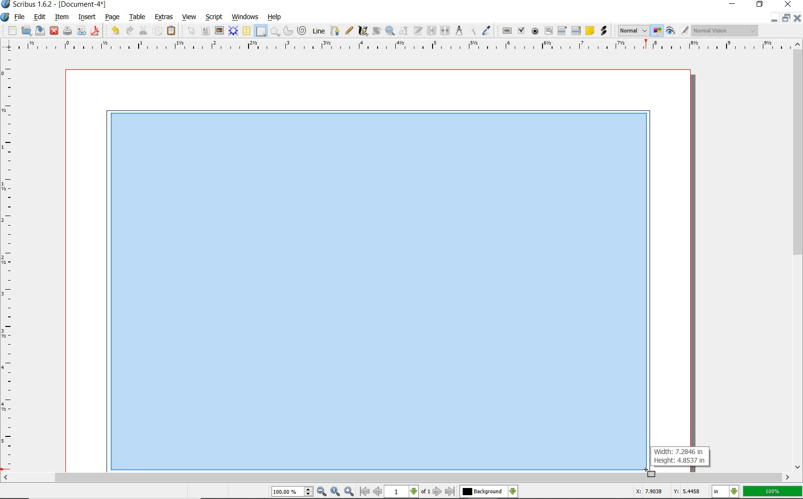 Image resolution: width=803 pixels, height=499 pixels. I want to click on measurements, so click(459, 31).